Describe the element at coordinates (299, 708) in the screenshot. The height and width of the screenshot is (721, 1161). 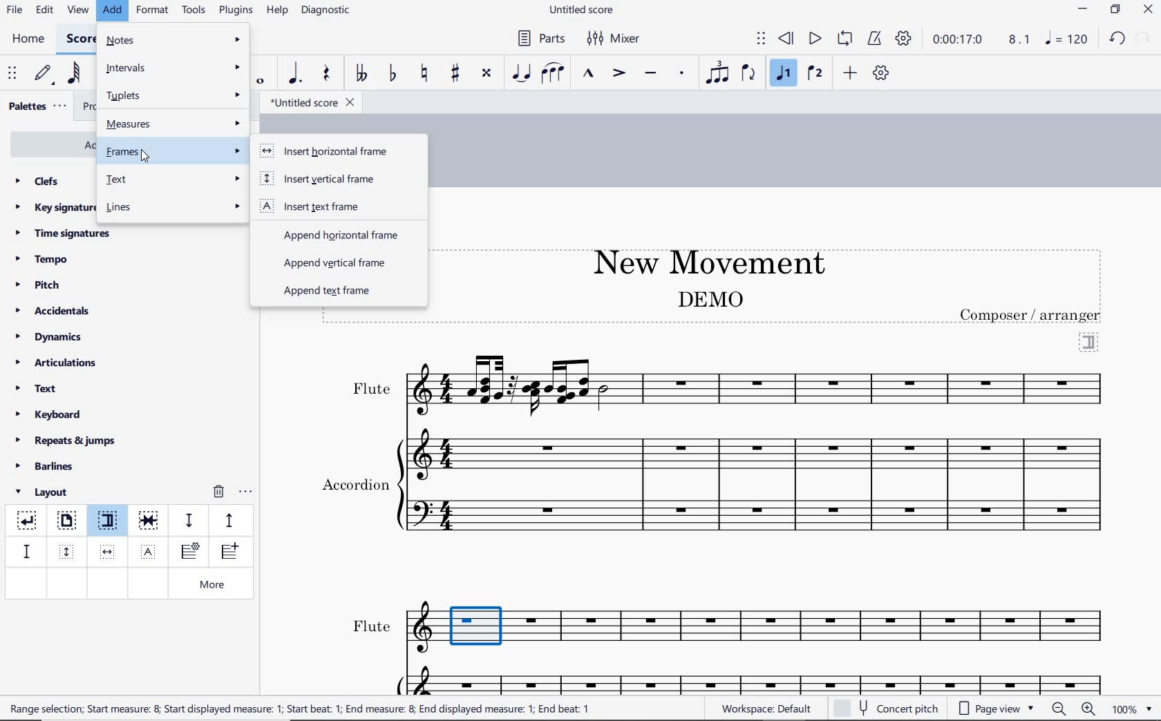
I see `text` at that location.